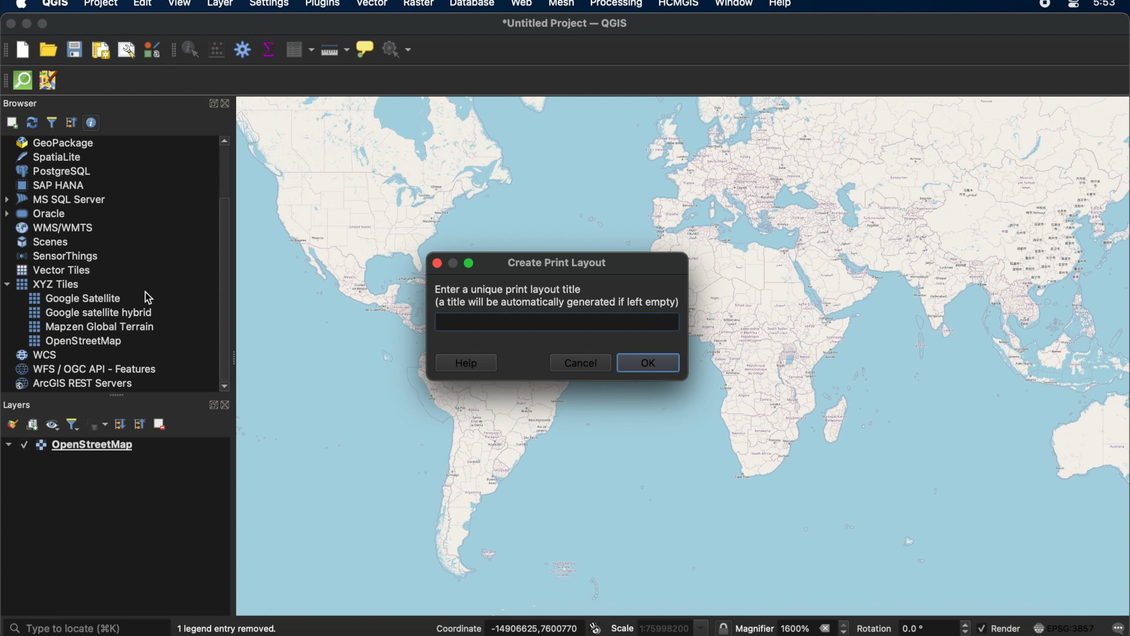  Describe the element at coordinates (556, 296) in the screenshot. I see `enter a unique print layout file` at that location.